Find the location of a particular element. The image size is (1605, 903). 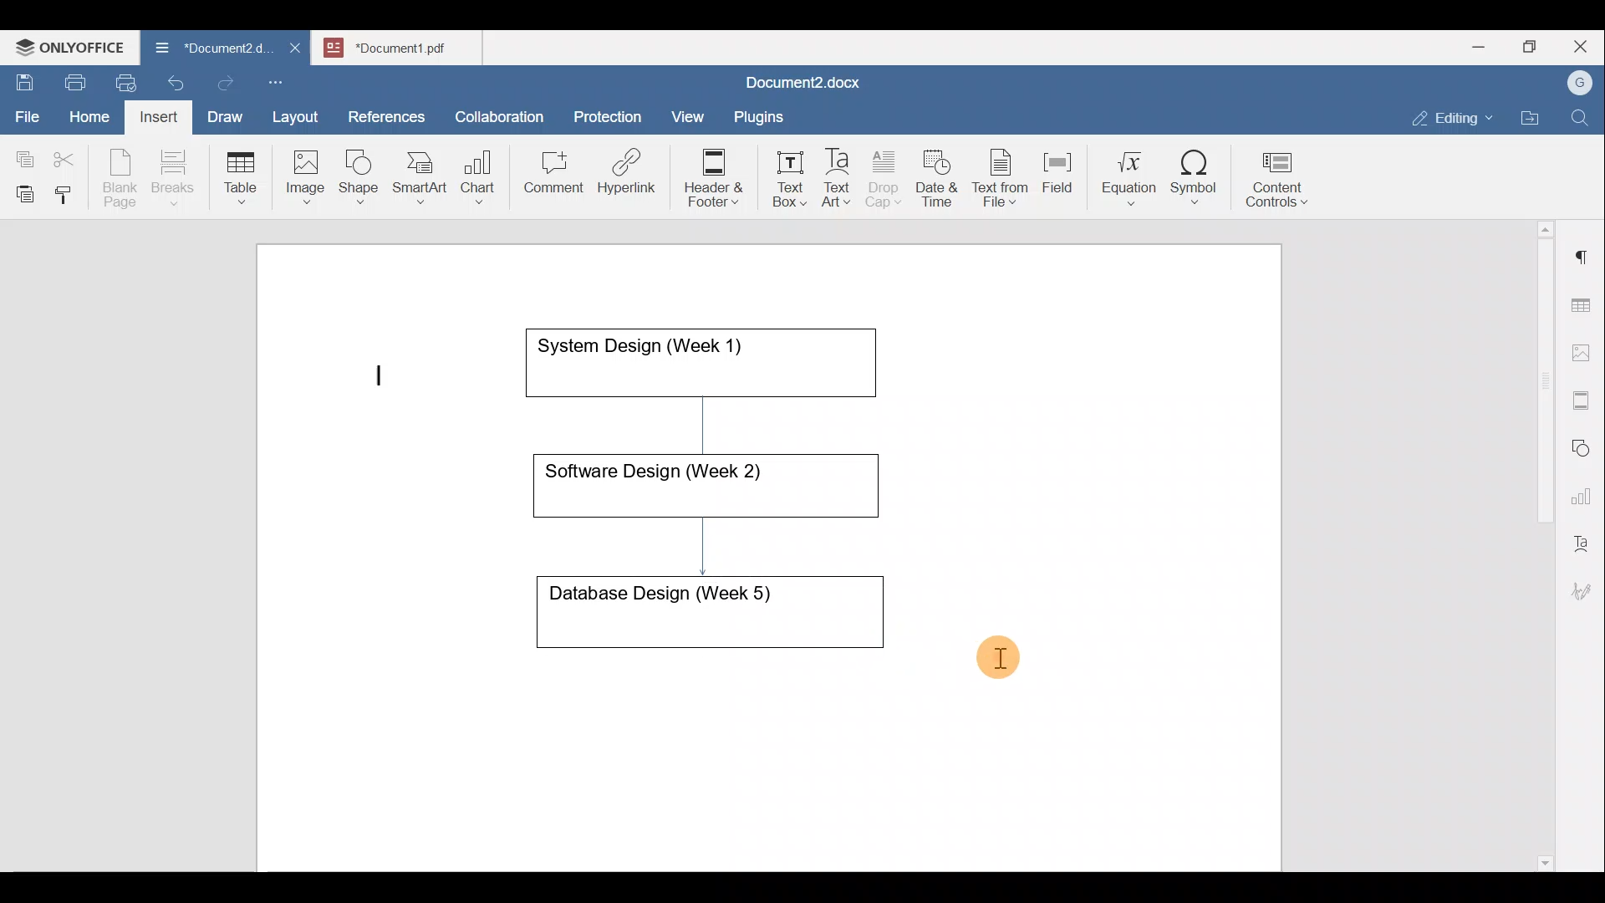

Maximize is located at coordinates (1534, 47).